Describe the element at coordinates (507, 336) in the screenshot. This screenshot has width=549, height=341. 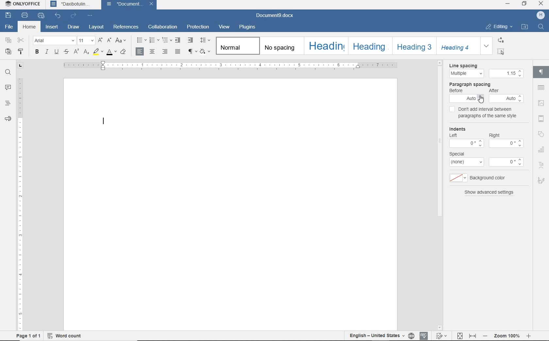
I see `Zoom 100%` at that location.